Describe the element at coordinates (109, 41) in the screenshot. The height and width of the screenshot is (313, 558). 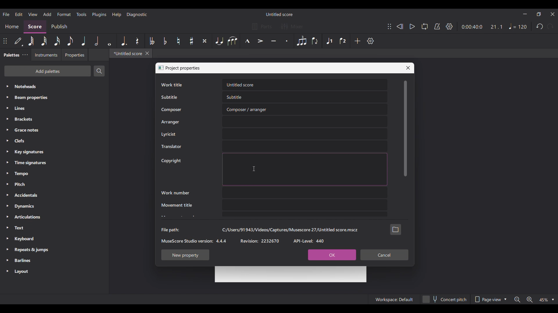
I see `Whole note` at that location.